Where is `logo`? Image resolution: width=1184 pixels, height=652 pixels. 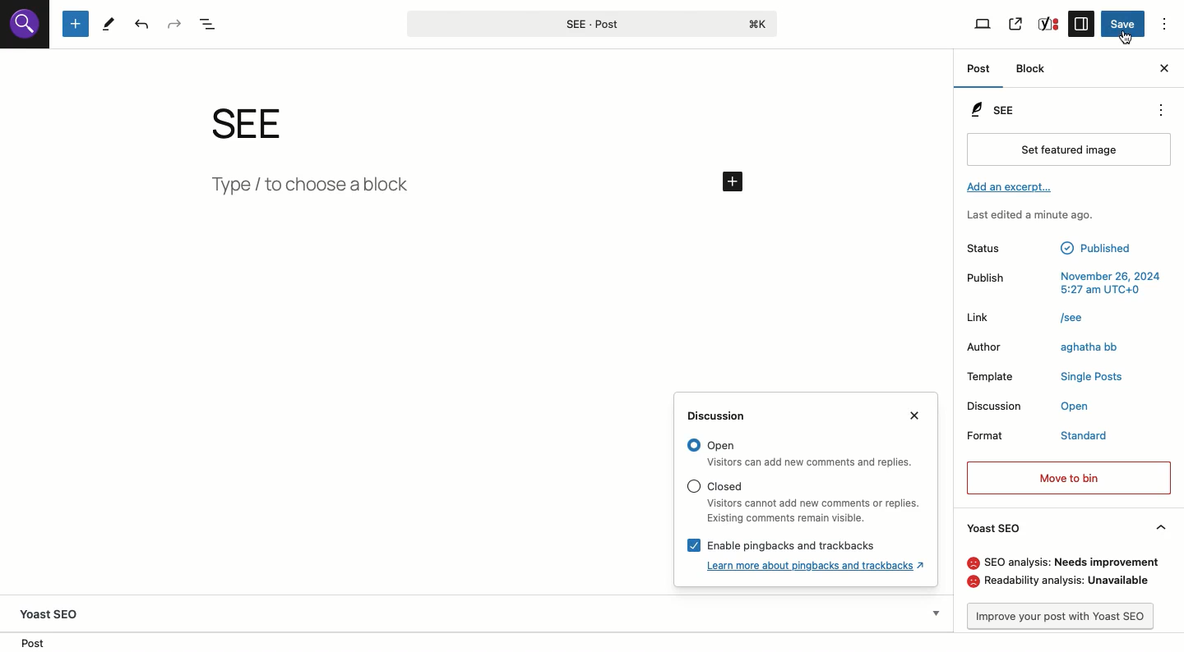
logo is located at coordinates (24, 29).